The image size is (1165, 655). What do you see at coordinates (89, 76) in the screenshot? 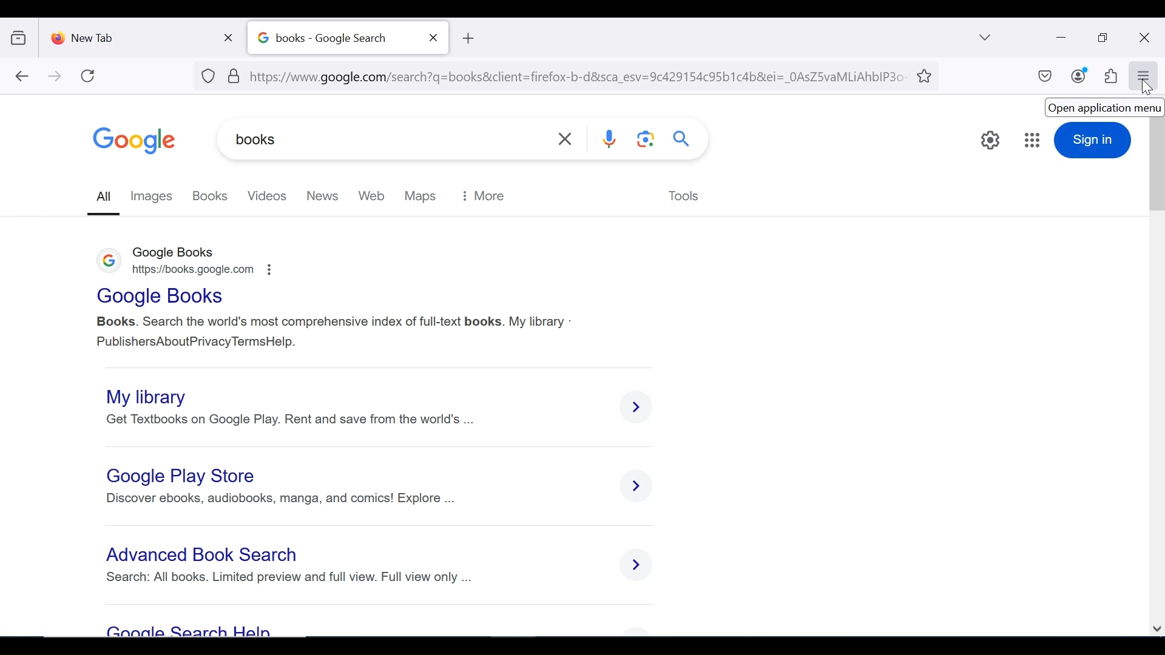
I see `refresh` at bounding box center [89, 76].